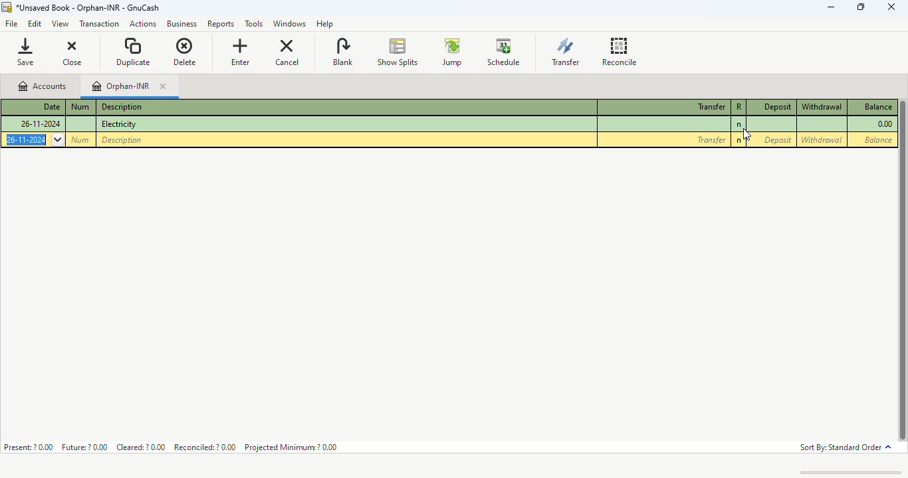 The height and width of the screenshot is (478, 908). Describe the element at coordinates (739, 141) in the screenshot. I see `not cleared` at that location.